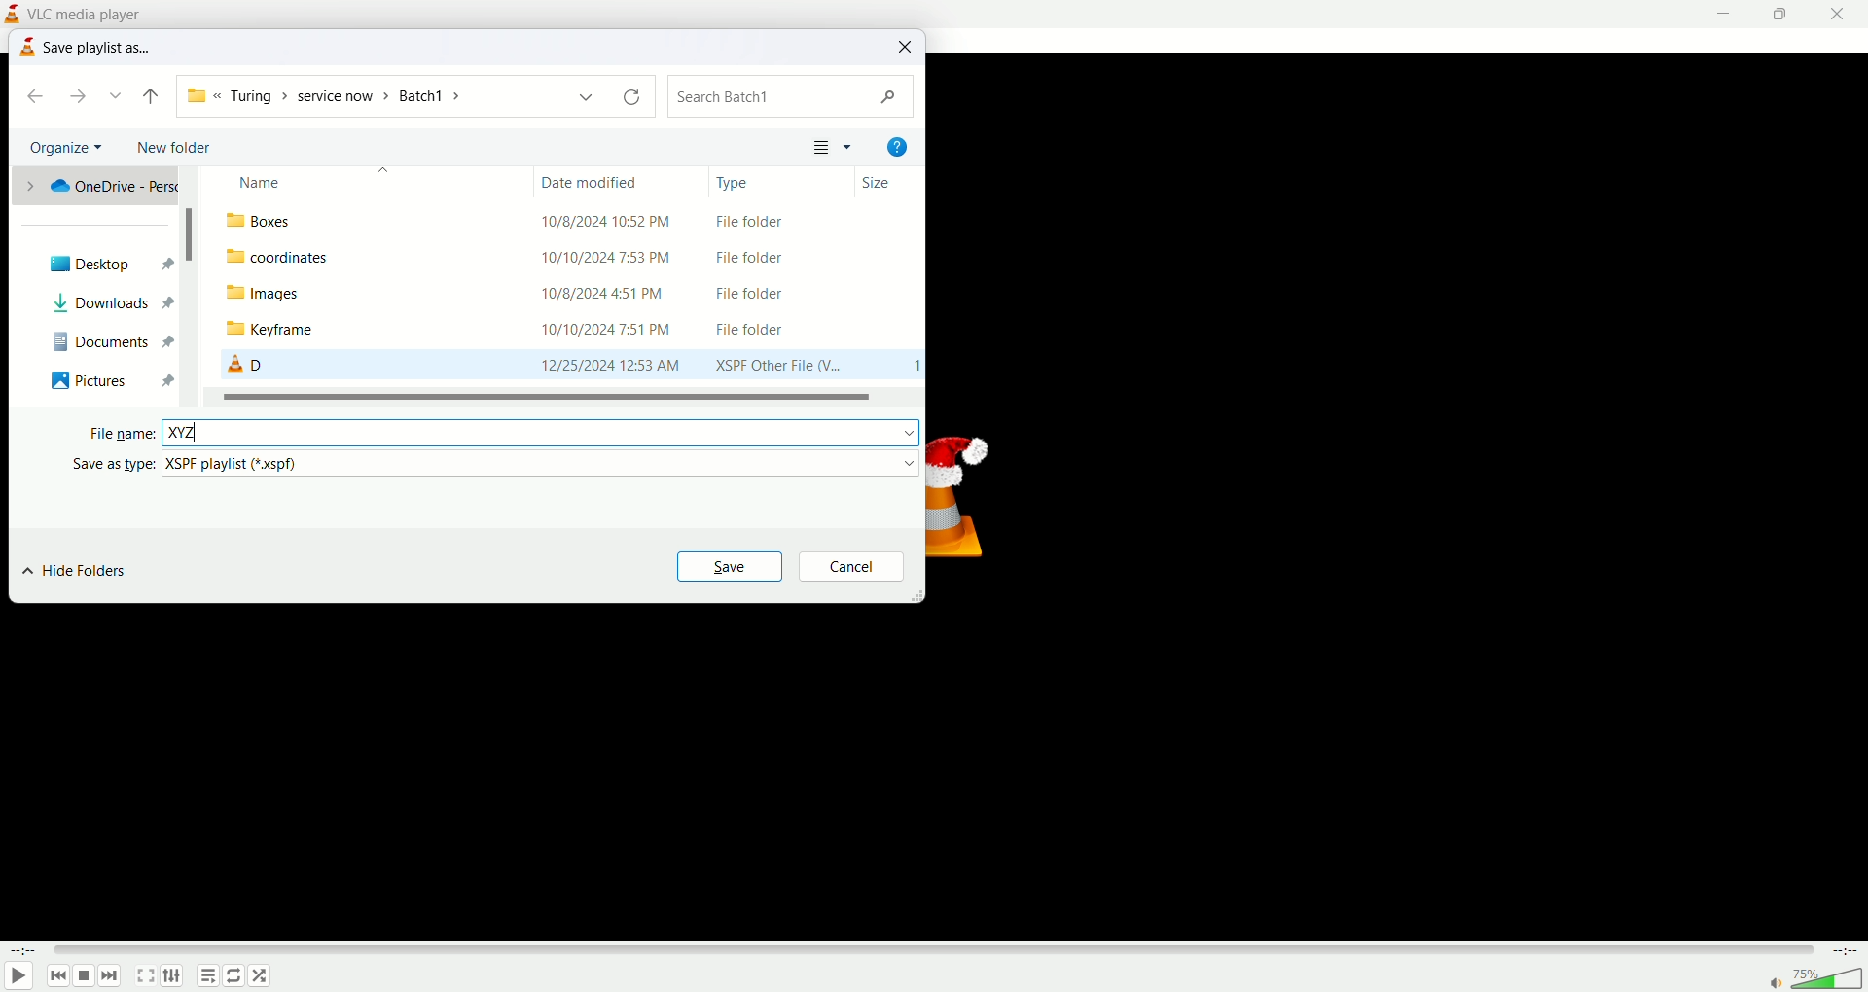 The height and width of the screenshot is (992, 1868). Describe the element at coordinates (85, 97) in the screenshot. I see `next` at that location.